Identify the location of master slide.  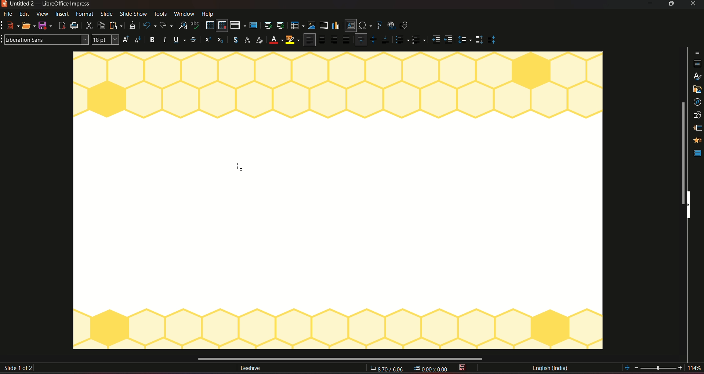
(255, 26).